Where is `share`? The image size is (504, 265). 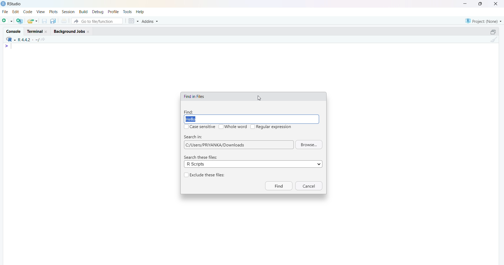
share is located at coordinates (33, 21).